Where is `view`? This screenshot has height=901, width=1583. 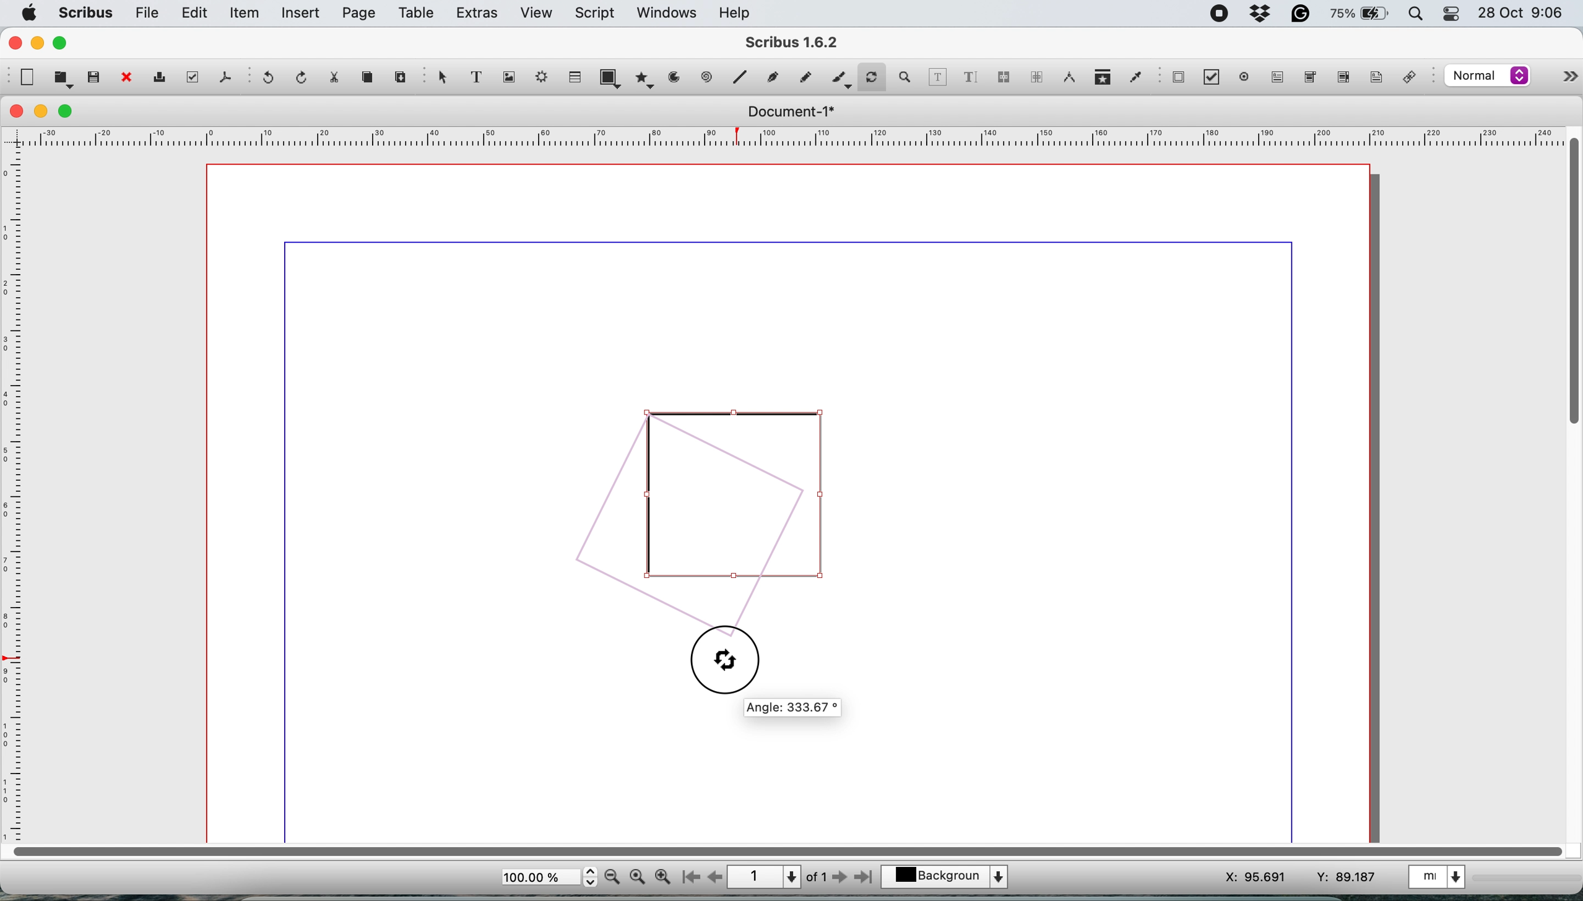 view is located at coordinates (536, 13).